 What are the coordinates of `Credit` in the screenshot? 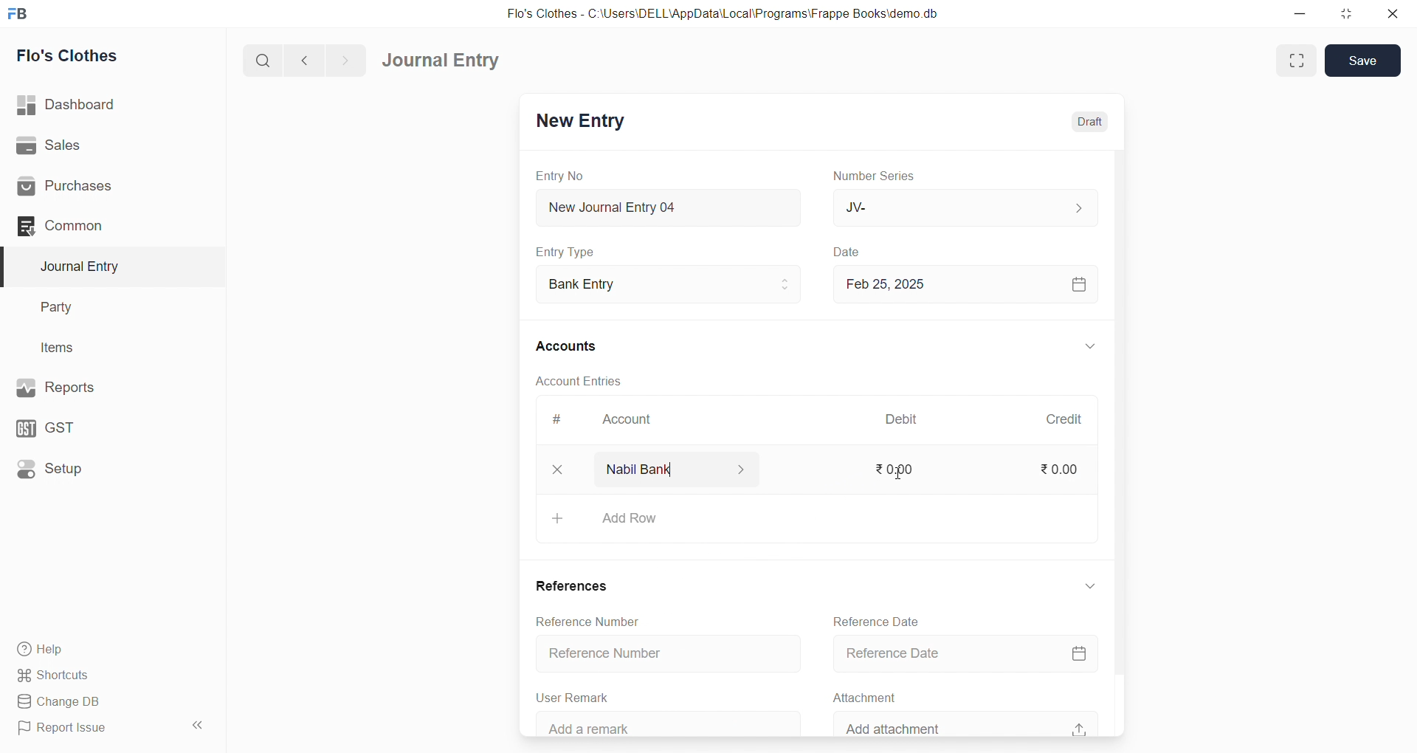 It's located at (1063, 419).